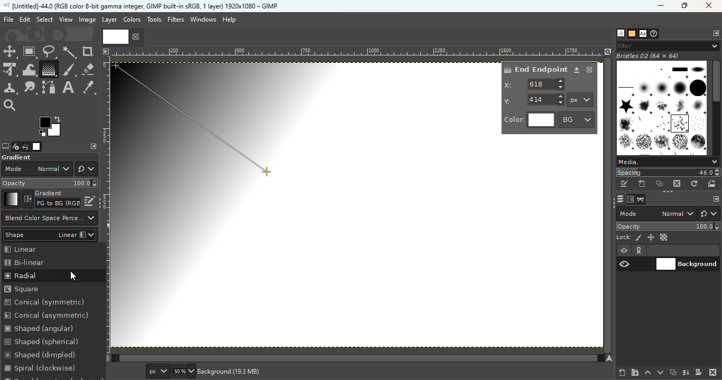  What do you see at coordinates (678, 183) in the screenshot?
I see `Delete this brush` at bounding box center [678, 183].